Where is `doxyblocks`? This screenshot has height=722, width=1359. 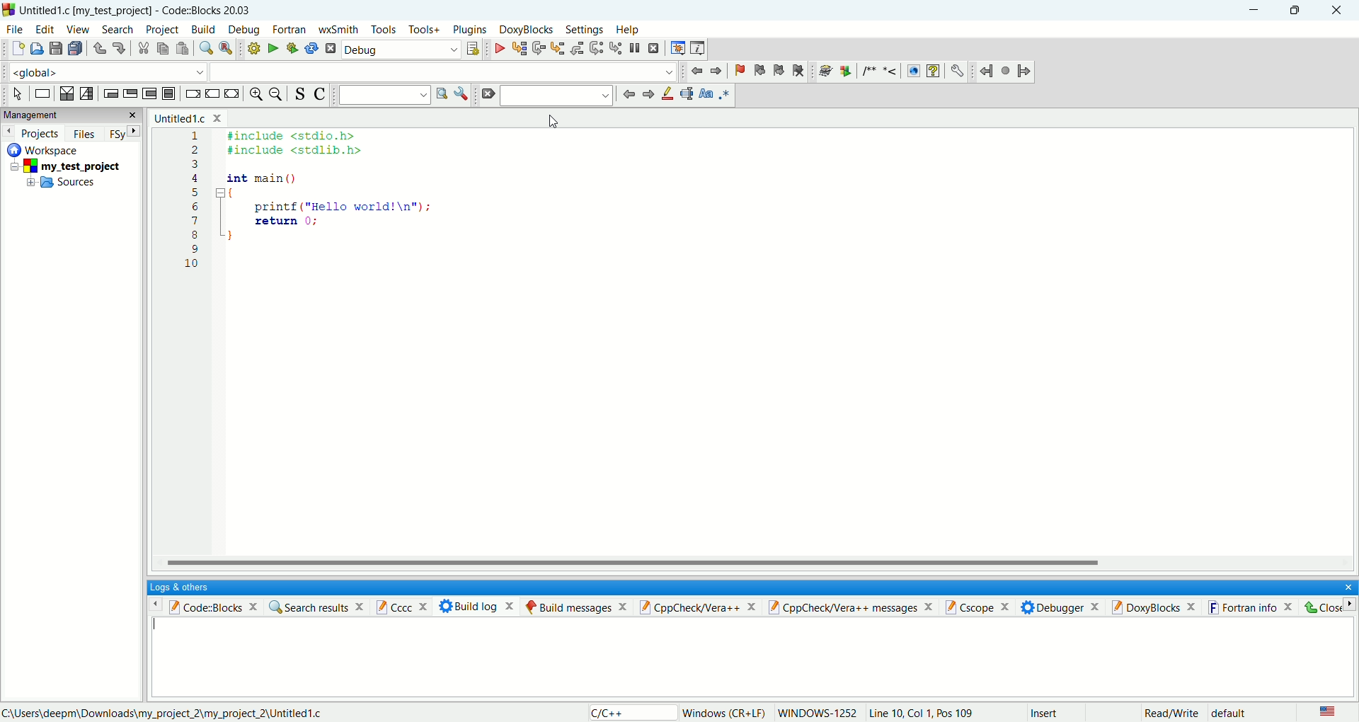 doxyblocks is located at coordinates (527, 30).